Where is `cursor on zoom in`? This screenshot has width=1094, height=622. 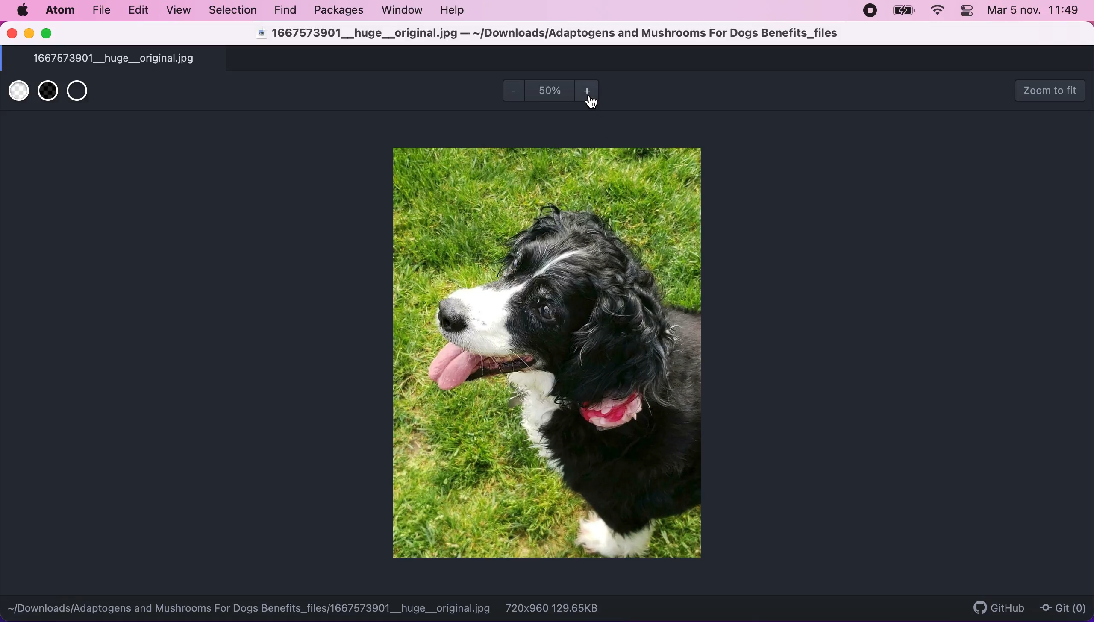
cursor on zoom in is located at coordinates (595, 105).